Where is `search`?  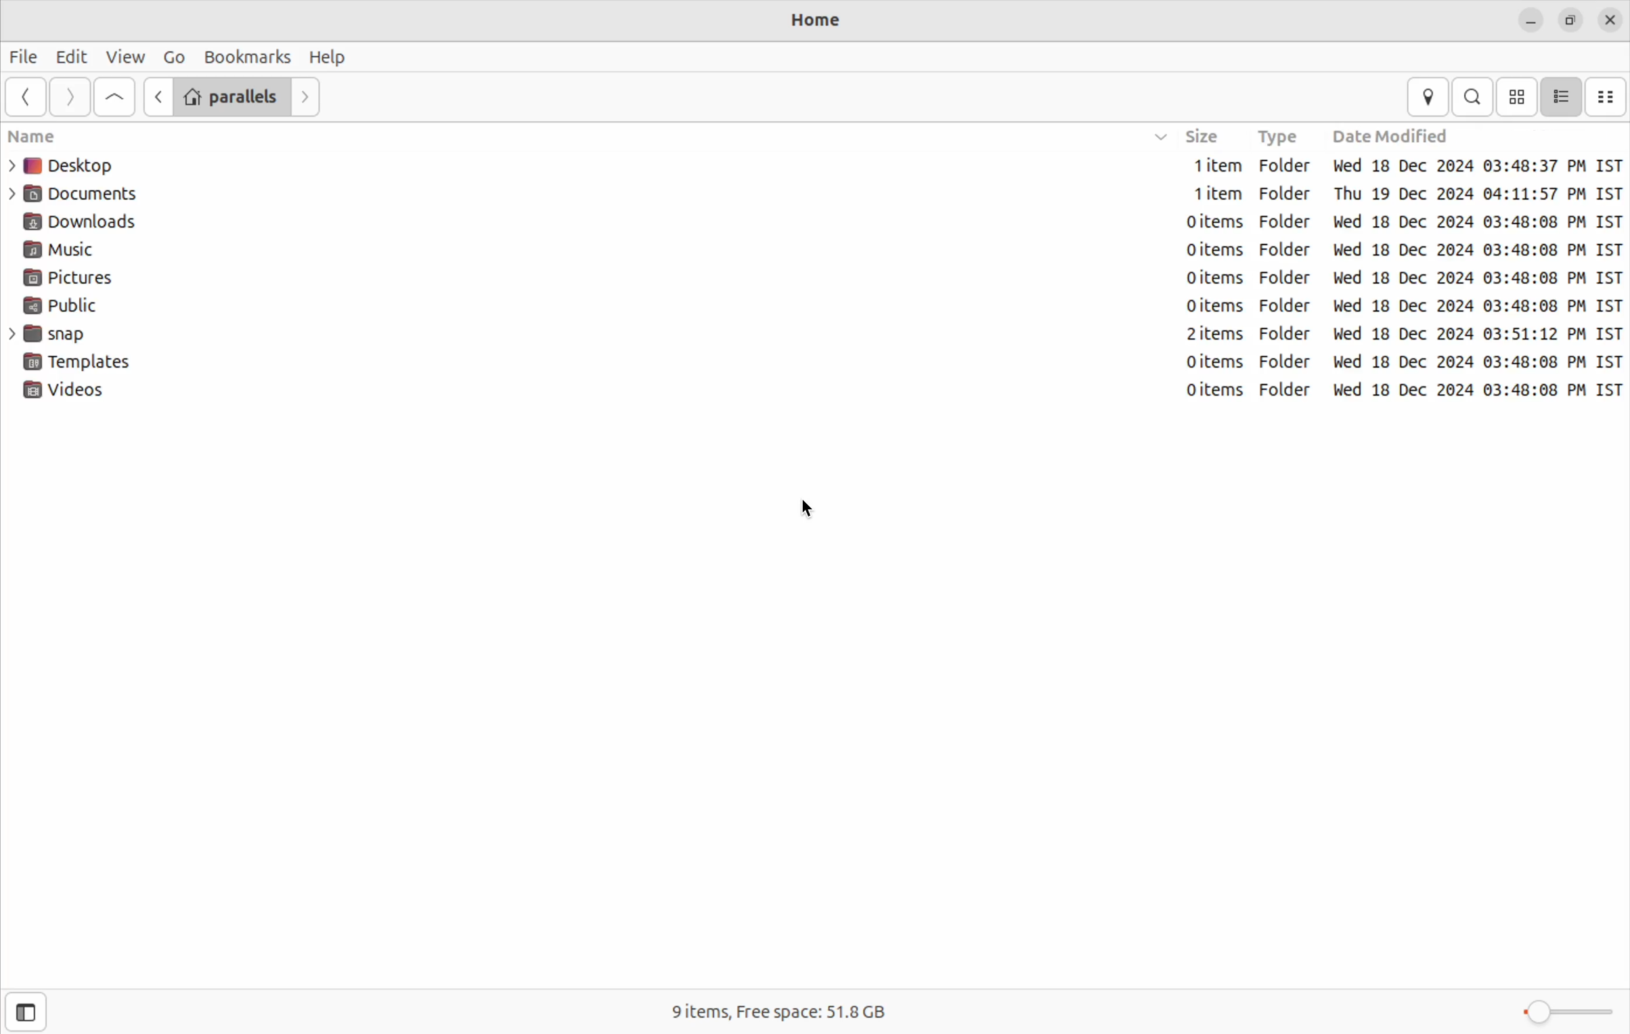 search is located at coordinates (1474, 96).